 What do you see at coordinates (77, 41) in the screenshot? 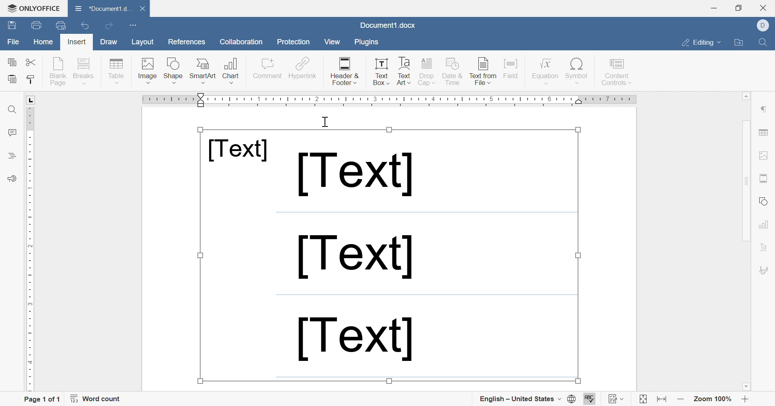
I see `Insert` at bounding box center [77, 41].